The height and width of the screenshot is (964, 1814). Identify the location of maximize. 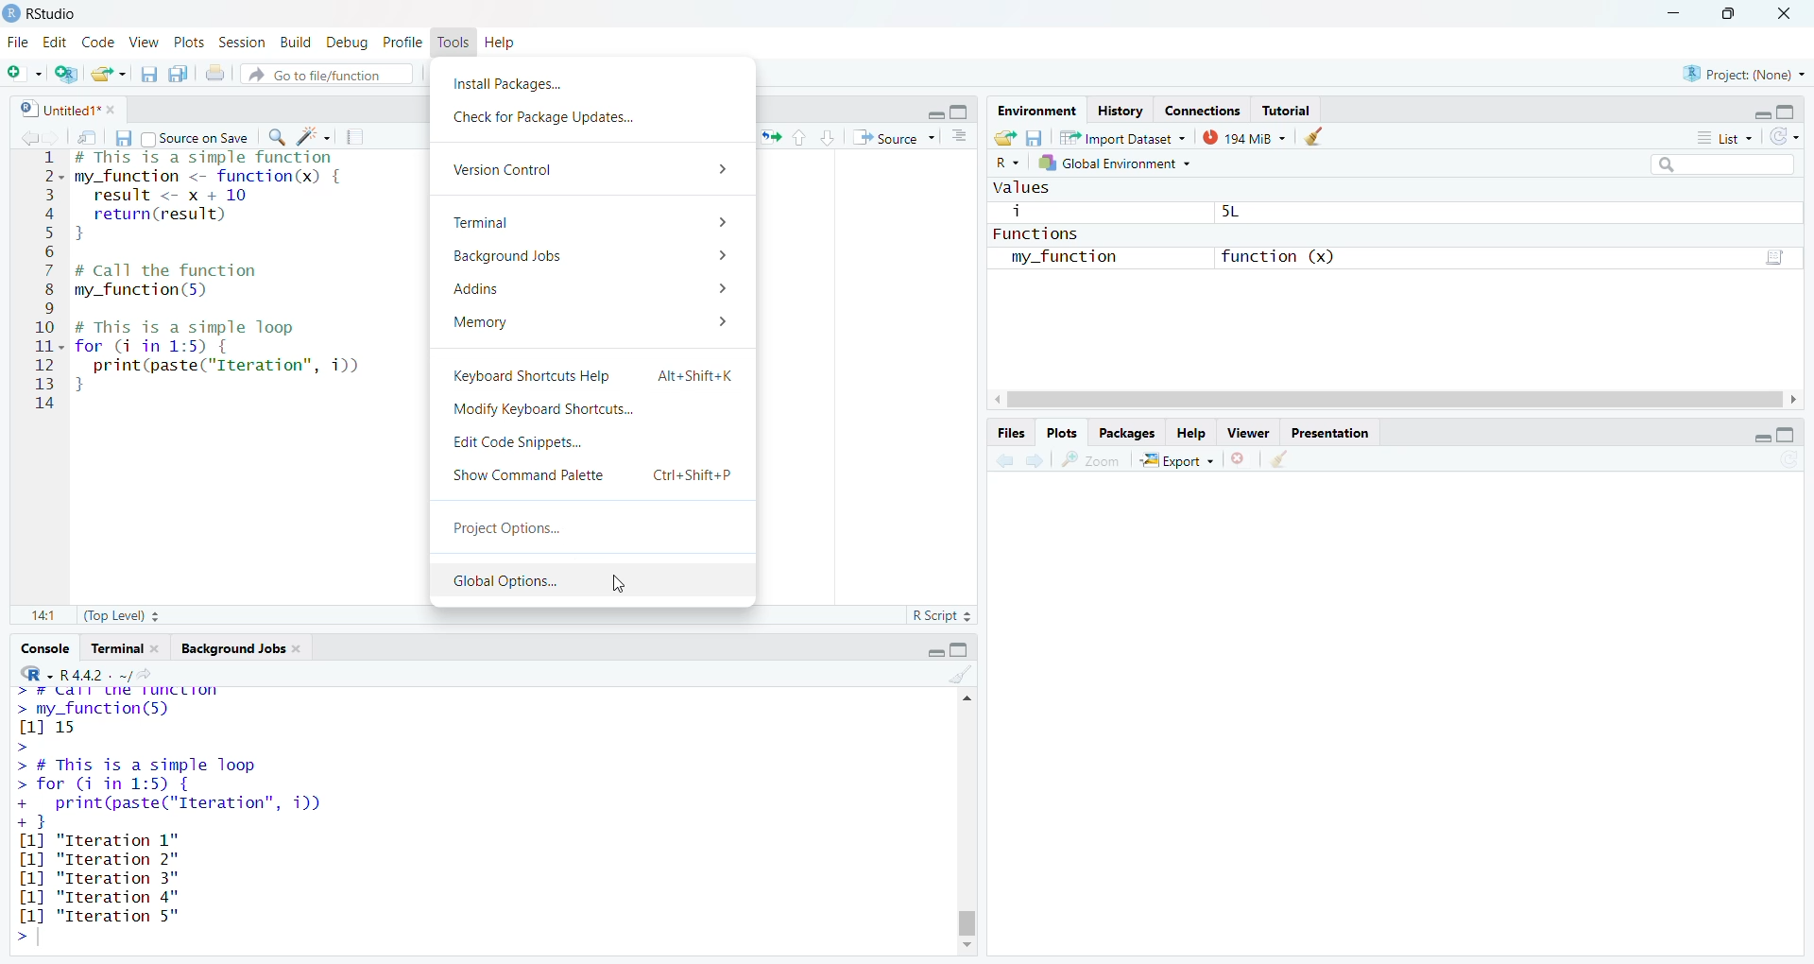
(964, 650).